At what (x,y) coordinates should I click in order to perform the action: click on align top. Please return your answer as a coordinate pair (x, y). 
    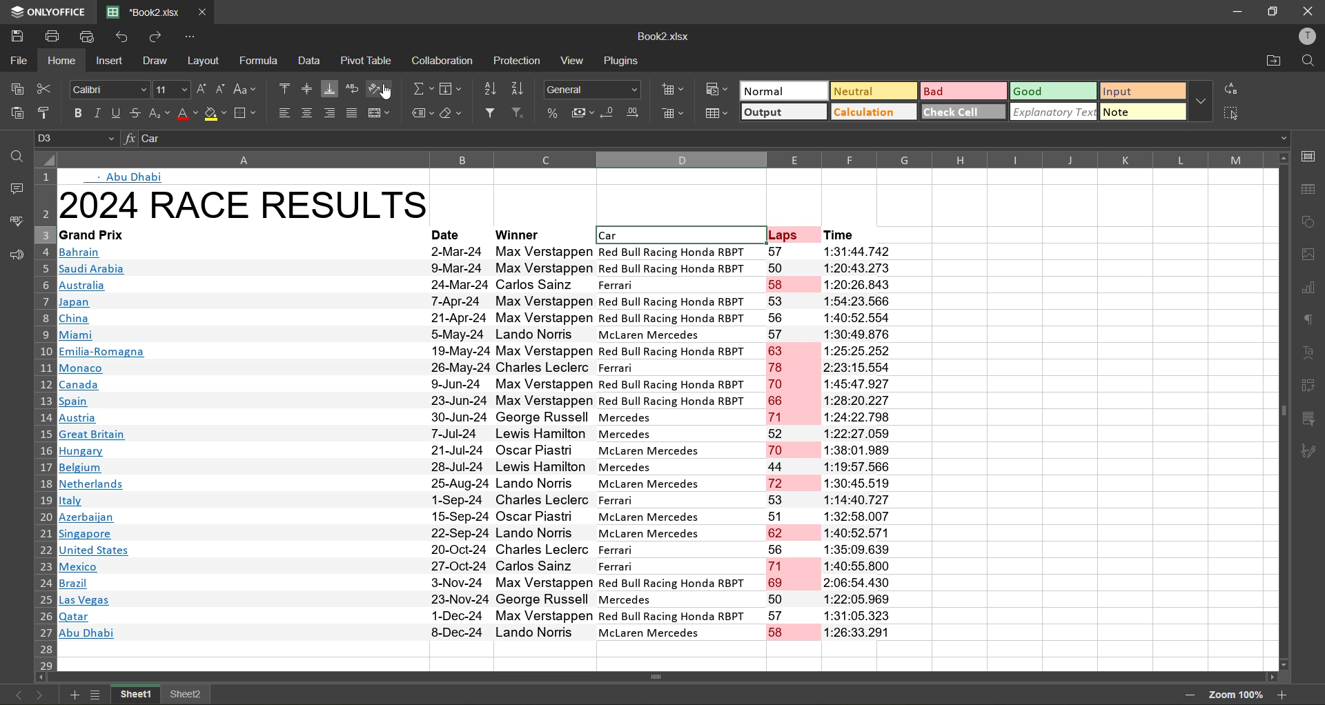
    Looking at the image, I should click on (284, 88).